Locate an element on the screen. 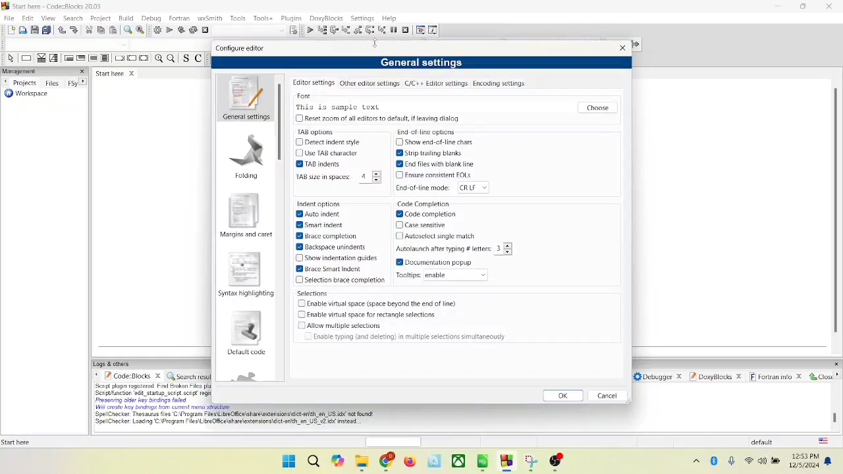 This screenshot has height=474, width=843. text is located at coordinates (240, 419).